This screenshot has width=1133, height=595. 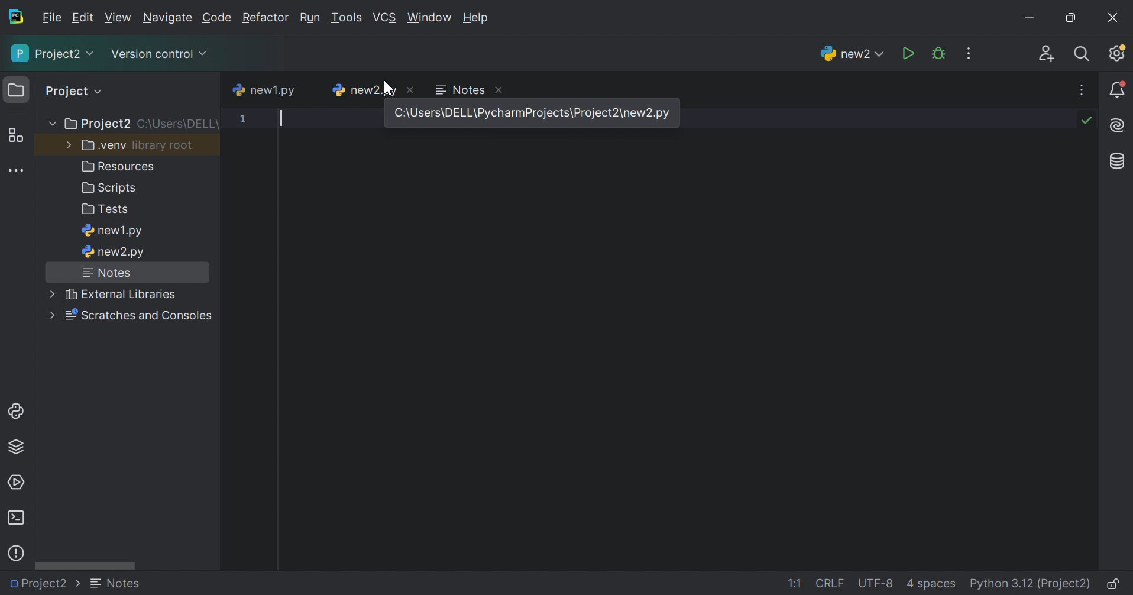 What do you see at coordinates (167, 19) in the screenshot?
I see `Navigate` at bounding box center [167, 19].